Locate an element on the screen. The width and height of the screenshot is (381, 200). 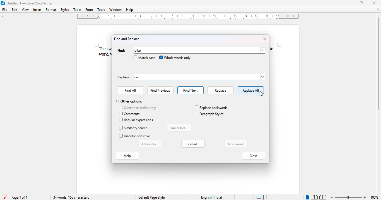
help is located at coordinates (127, 156).